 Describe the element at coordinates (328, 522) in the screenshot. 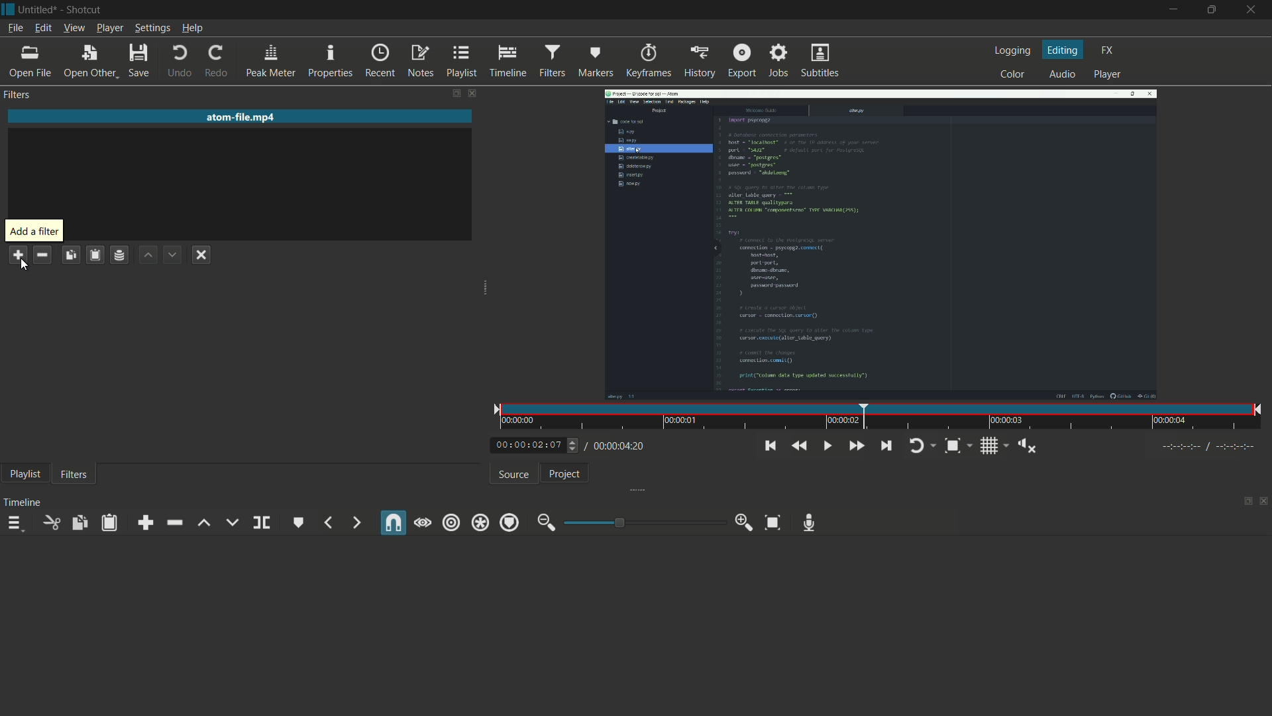

I see `previous marker` at that location.